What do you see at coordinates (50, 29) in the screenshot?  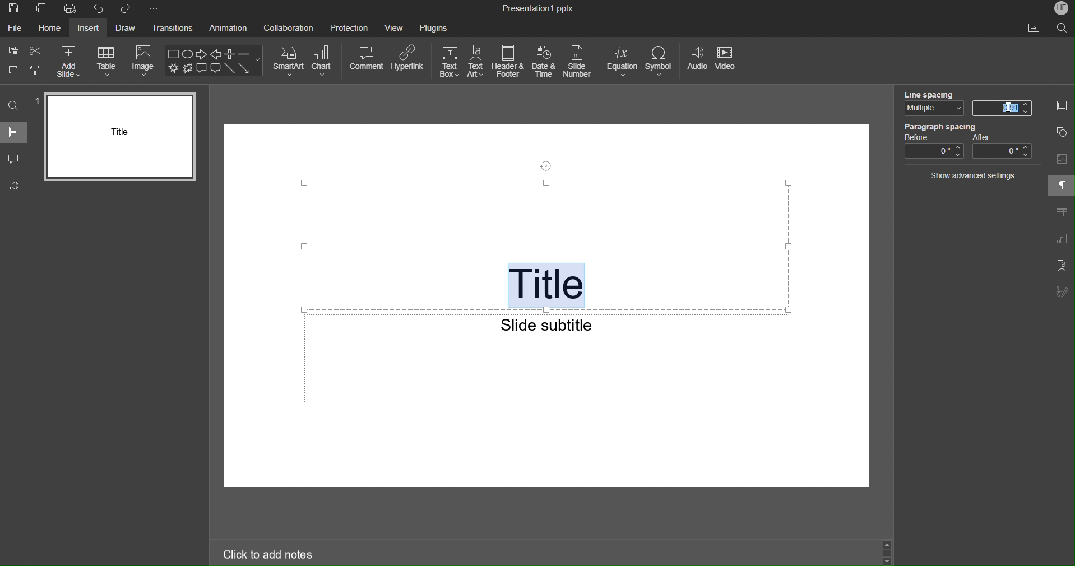 I see `Home` at bounding box center [50, 29].